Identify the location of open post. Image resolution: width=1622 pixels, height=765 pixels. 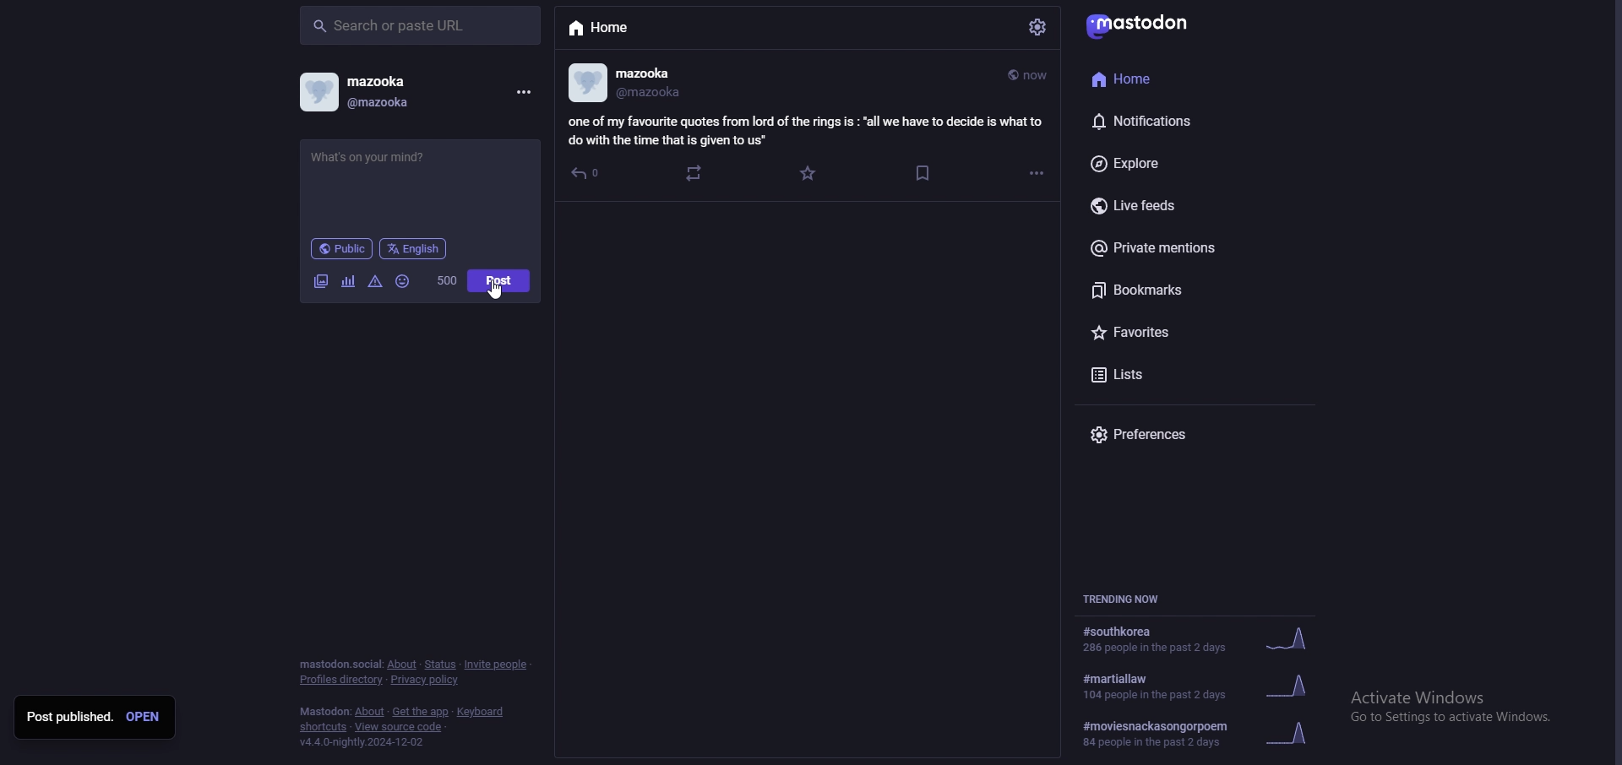
(146, 718).